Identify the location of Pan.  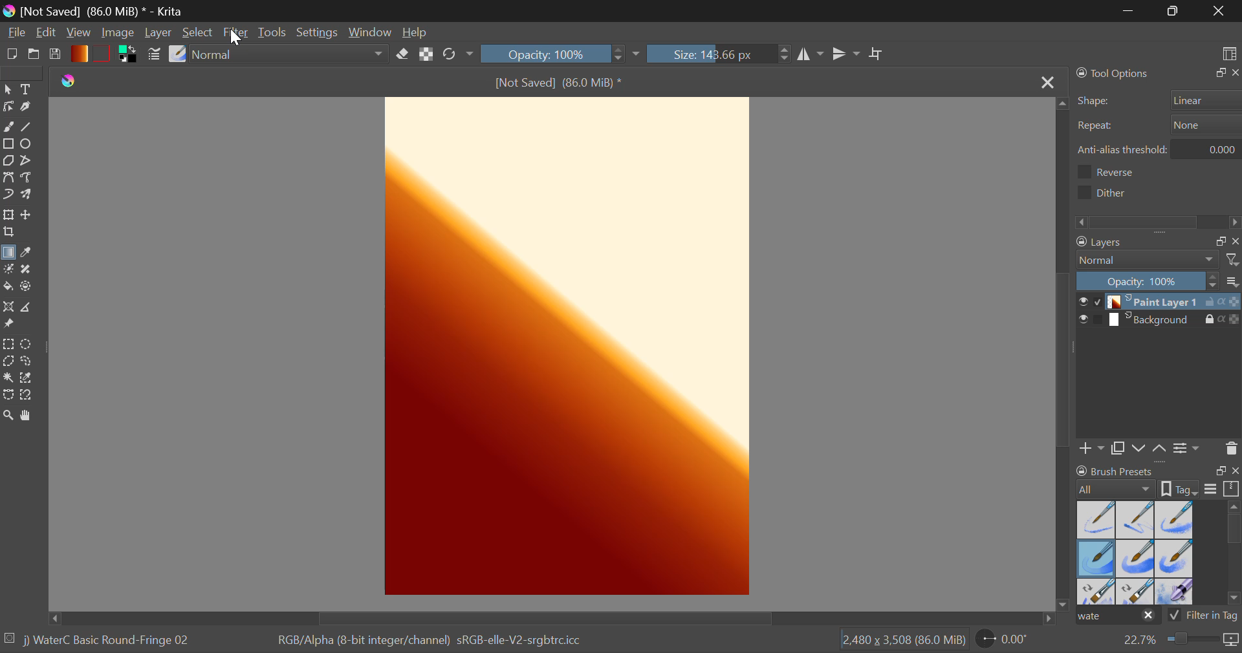
(30, 416).